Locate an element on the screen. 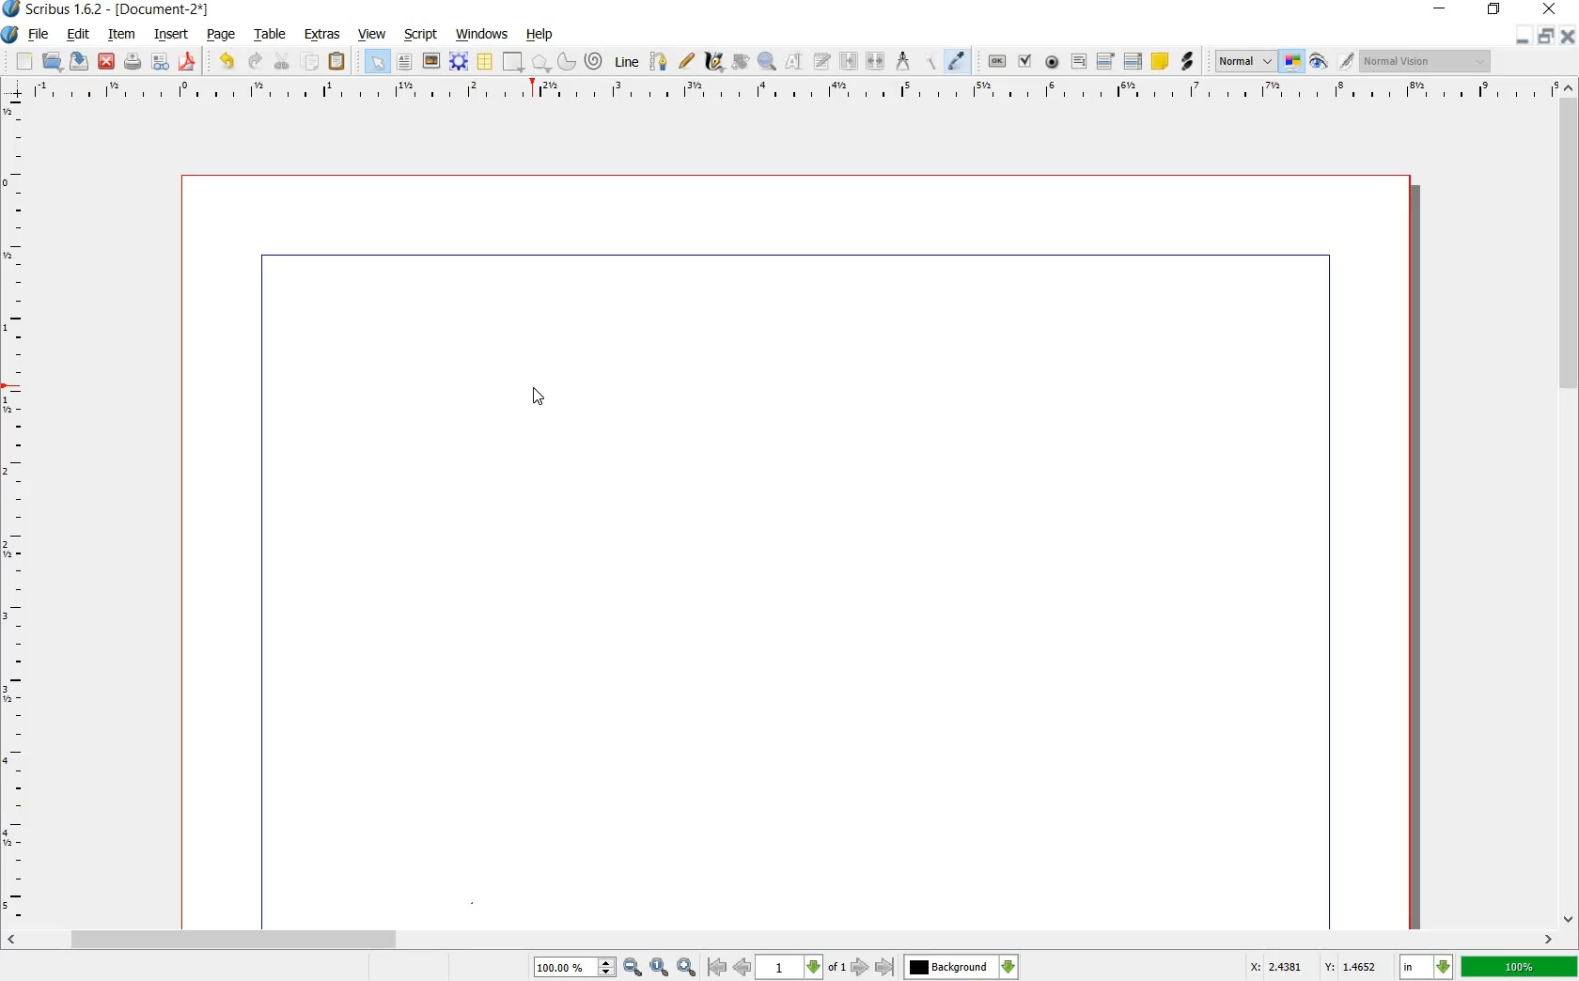 This screenshot has width=1579, height=981. PDF COMBO BOX is located at coordinates (1104, 60).